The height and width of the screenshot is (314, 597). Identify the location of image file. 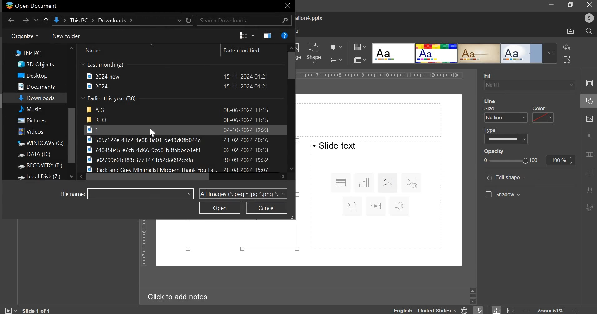
(180, 140).